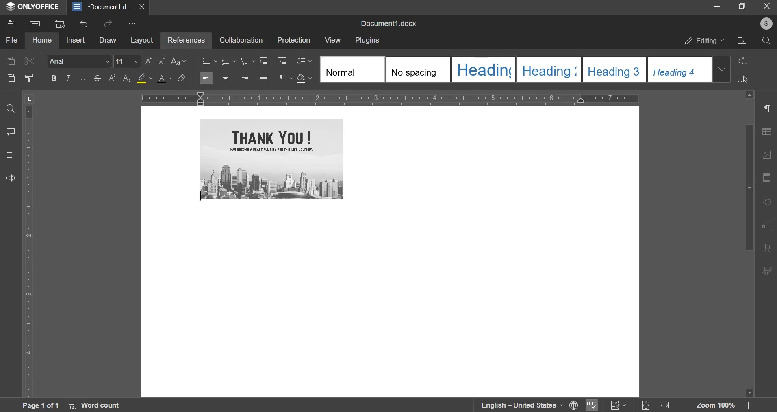  What do you see at coordinates (647, 406) in the screenshot?
I see `Expand` at bounding box center [647, 406].